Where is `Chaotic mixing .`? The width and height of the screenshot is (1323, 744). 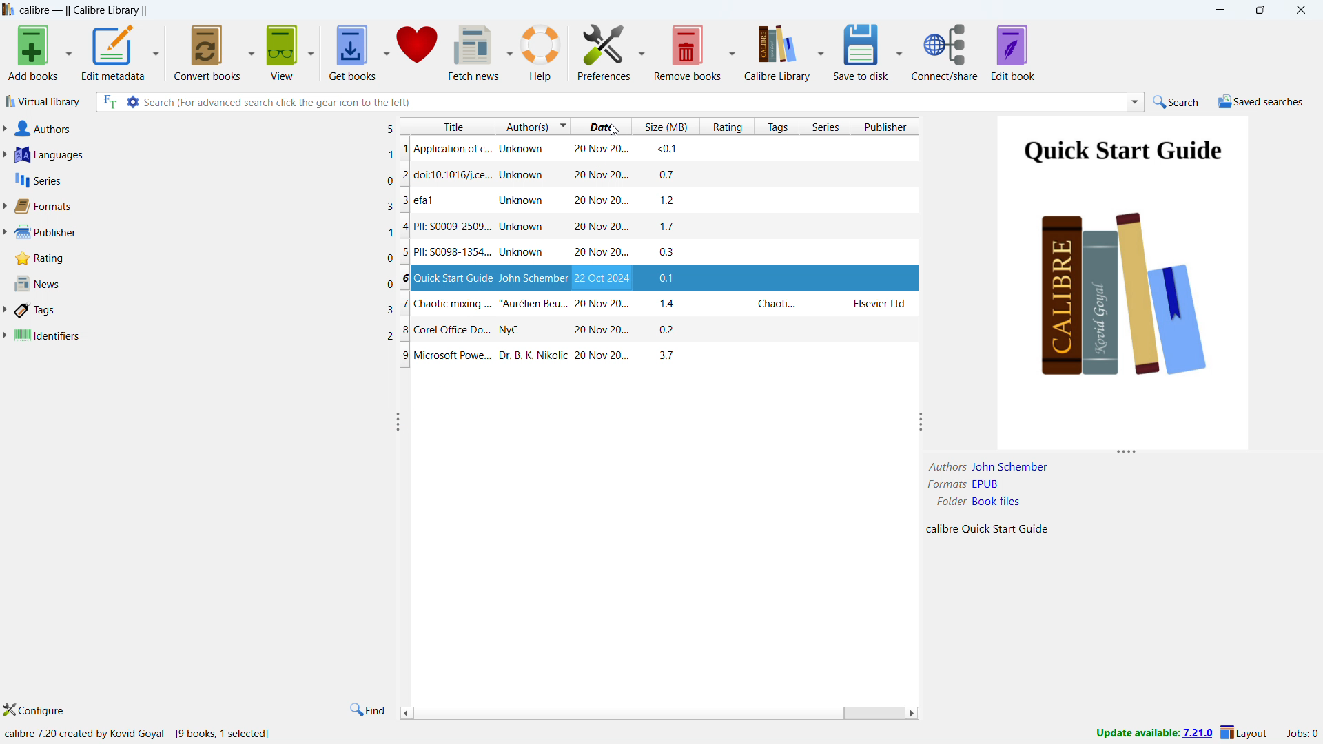 Chaotic mixing . is located at coordinates (448, 305).